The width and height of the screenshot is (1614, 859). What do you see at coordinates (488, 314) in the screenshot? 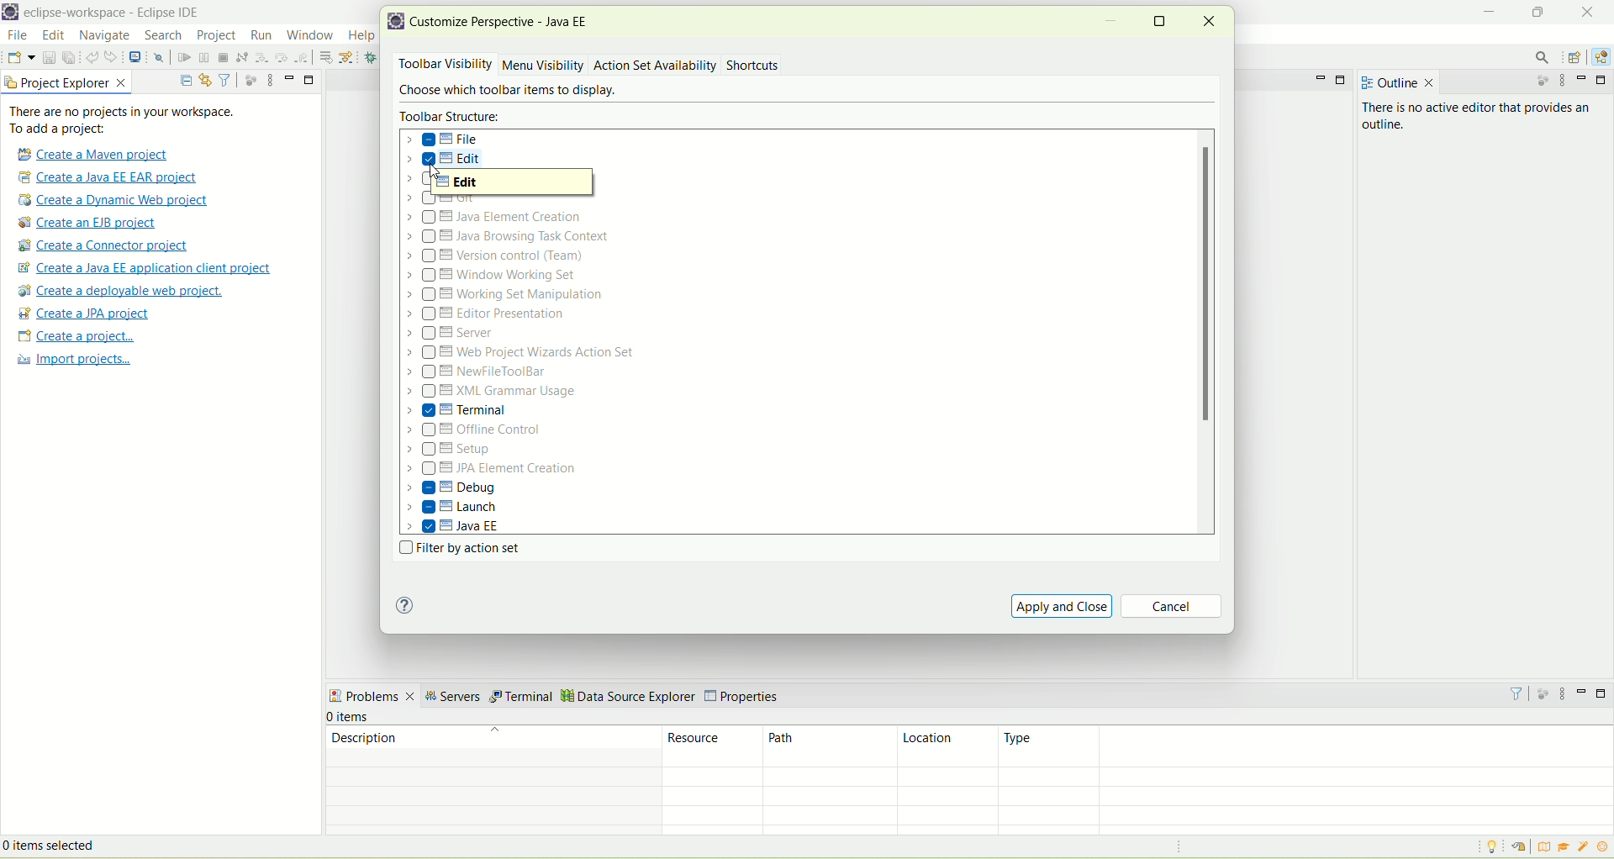
I see `editor presentation` at bounding box center [488, 314].